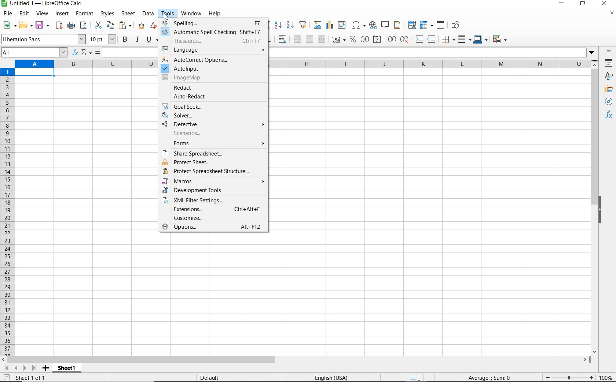 Image resolution: width=616 pixels, height=382 pixels. What do you see at coordinates (103, 39) in the screenshot?
I see `font size` at bounding box center [103, 39].